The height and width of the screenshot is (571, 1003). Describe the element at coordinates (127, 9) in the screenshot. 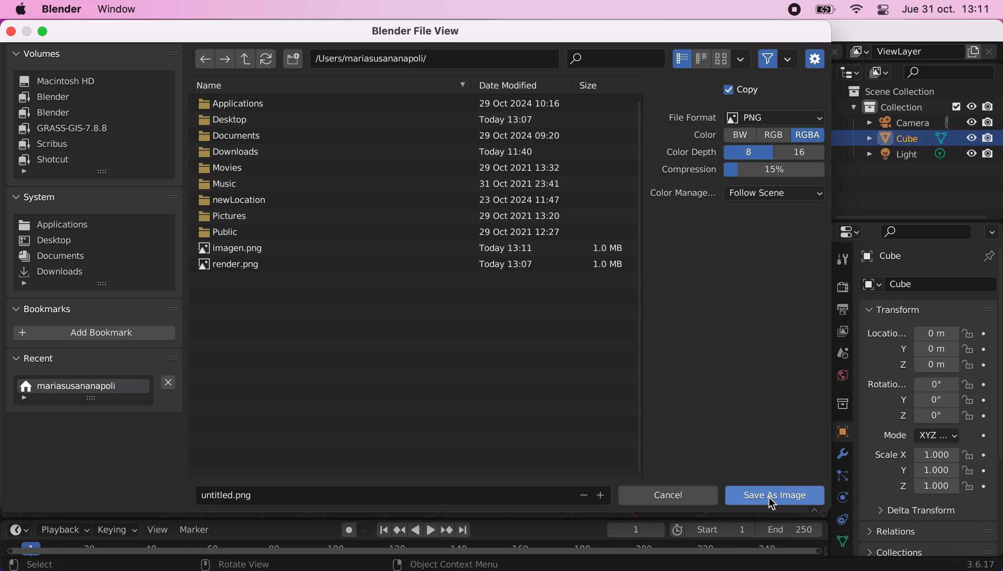

I see `window` at that location.